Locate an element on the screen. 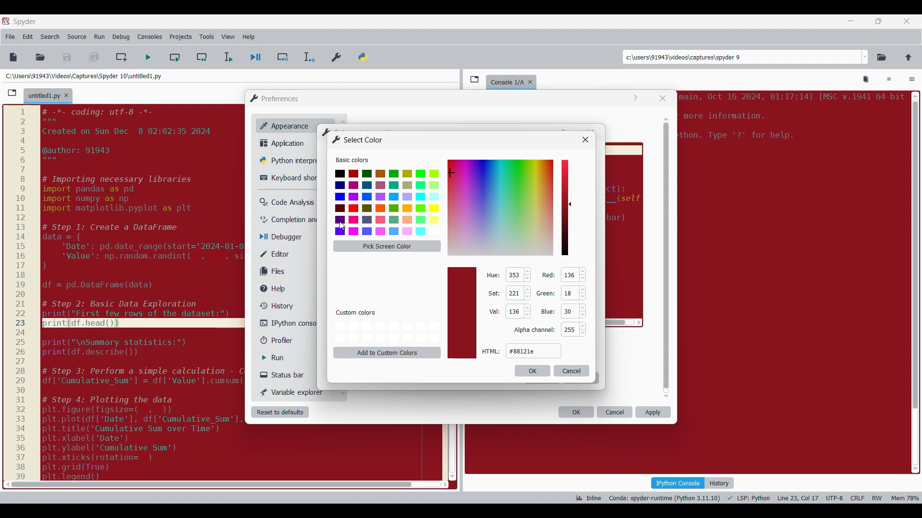  scroll bar is located at coordinates (208, 484).